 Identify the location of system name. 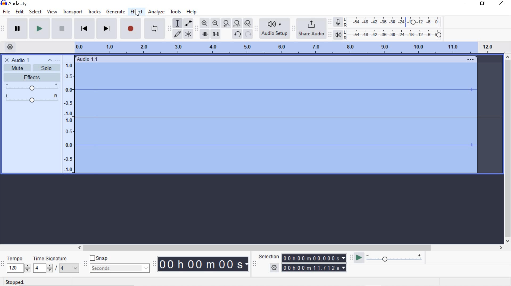
(14, 3).